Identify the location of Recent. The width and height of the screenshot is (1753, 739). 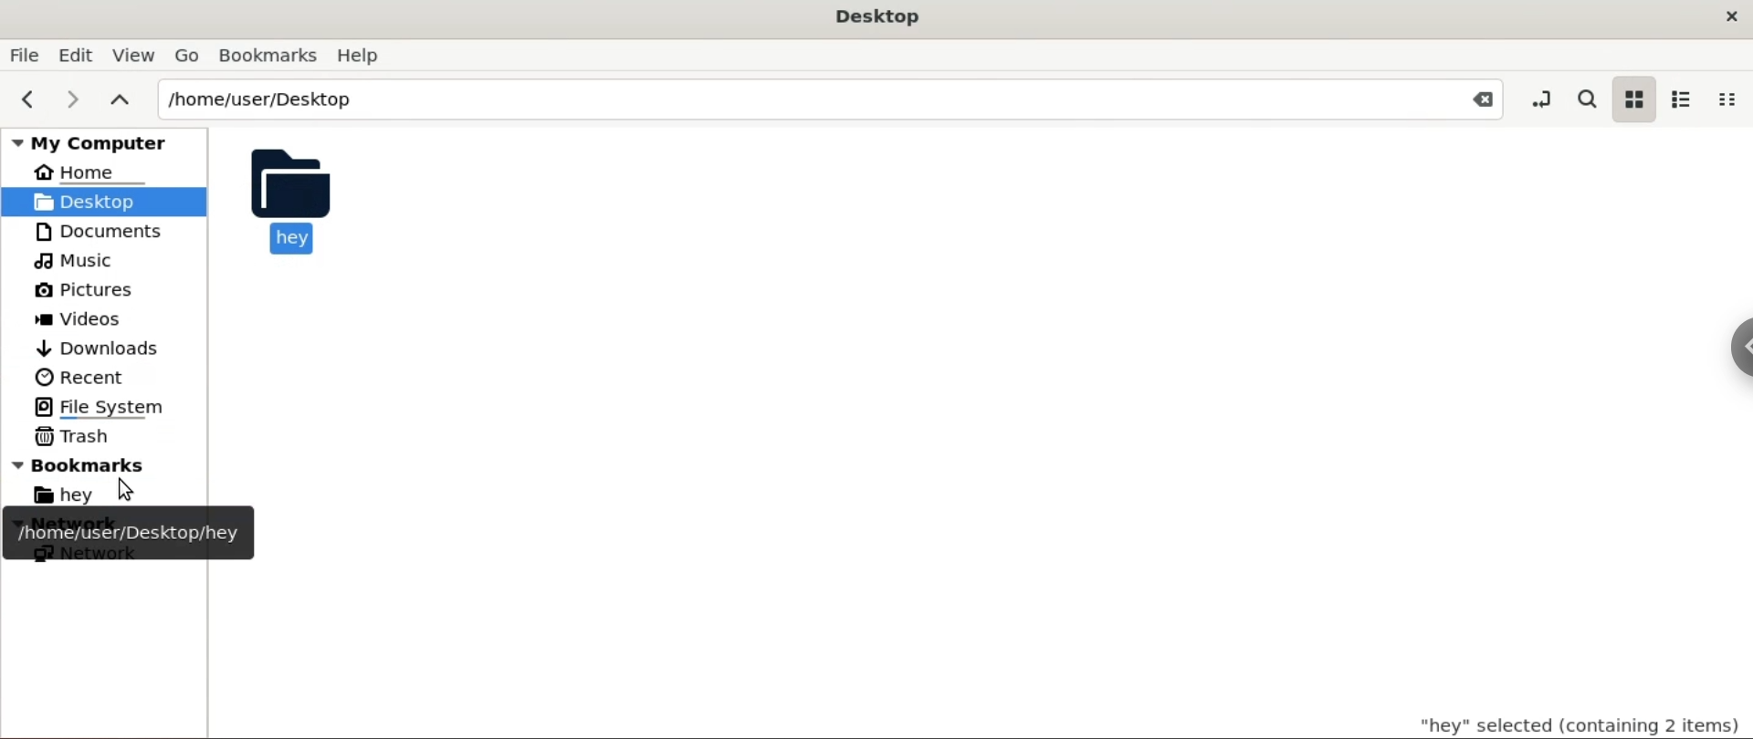
(78, 376).